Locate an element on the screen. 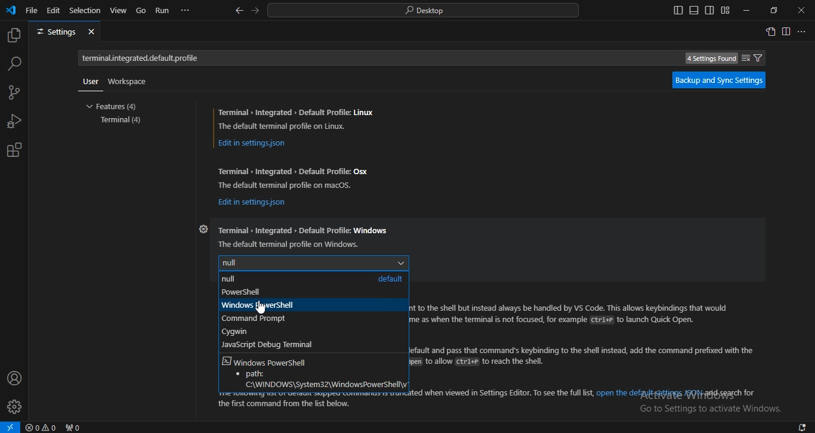 This screenshot has height=433, width=815. 4 Settings Found is located at coordinates (712, 58).